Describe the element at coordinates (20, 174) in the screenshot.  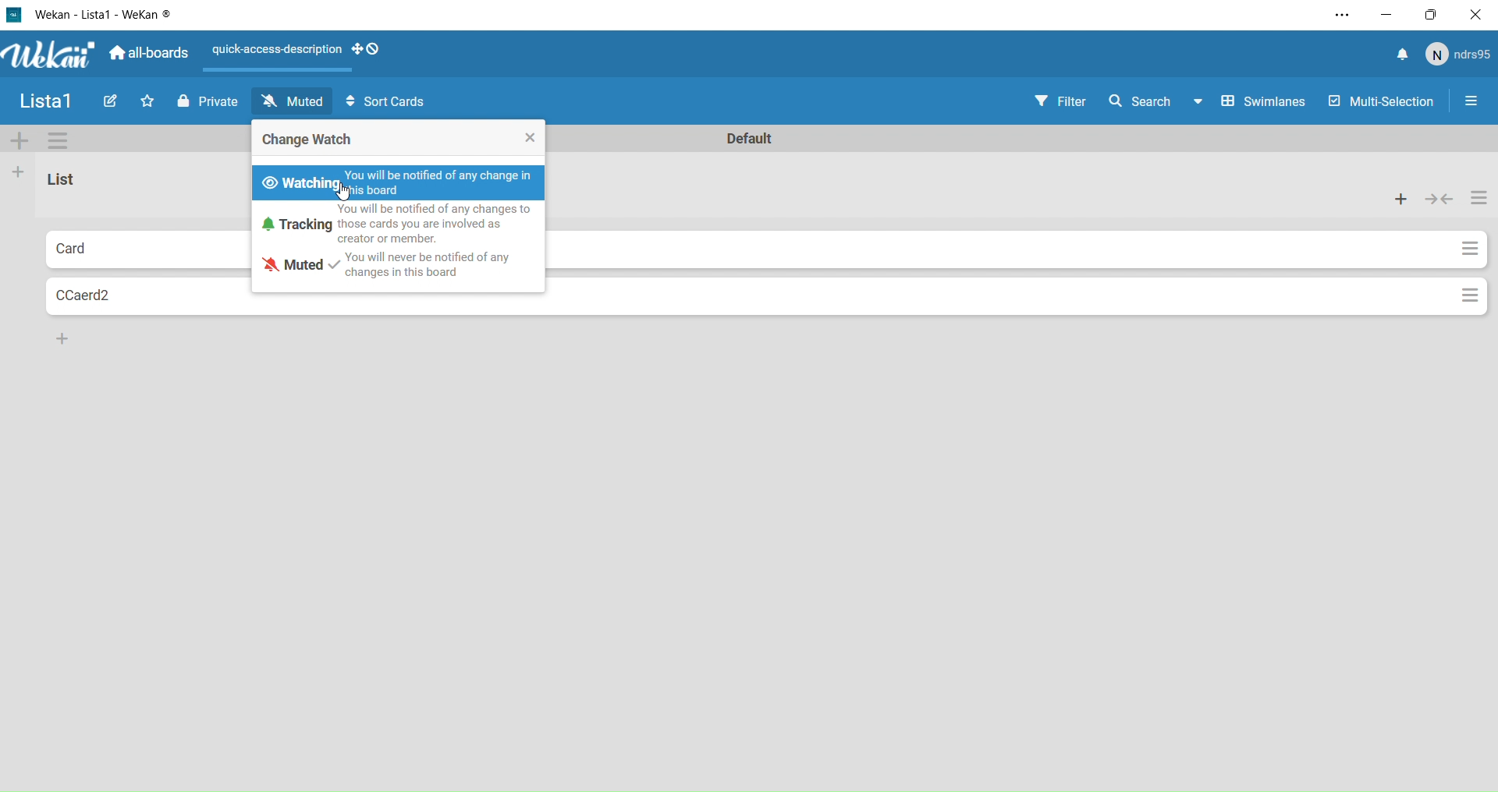
I see `Add` at that location.